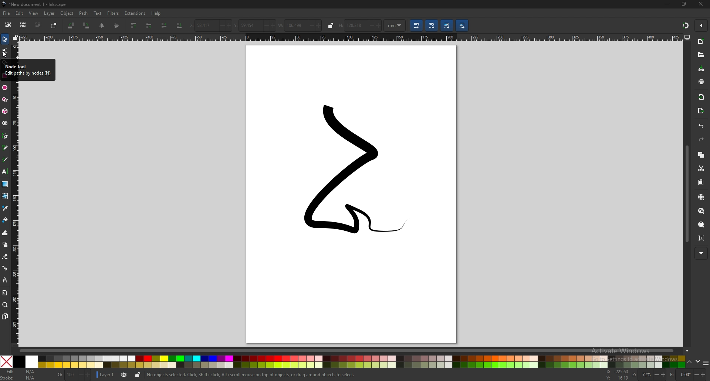 This screenshot has width=710, height=381. What do you see at coordinates (4, 293) in the screenshot?
I see `measure` at bounding box center [4, 293].